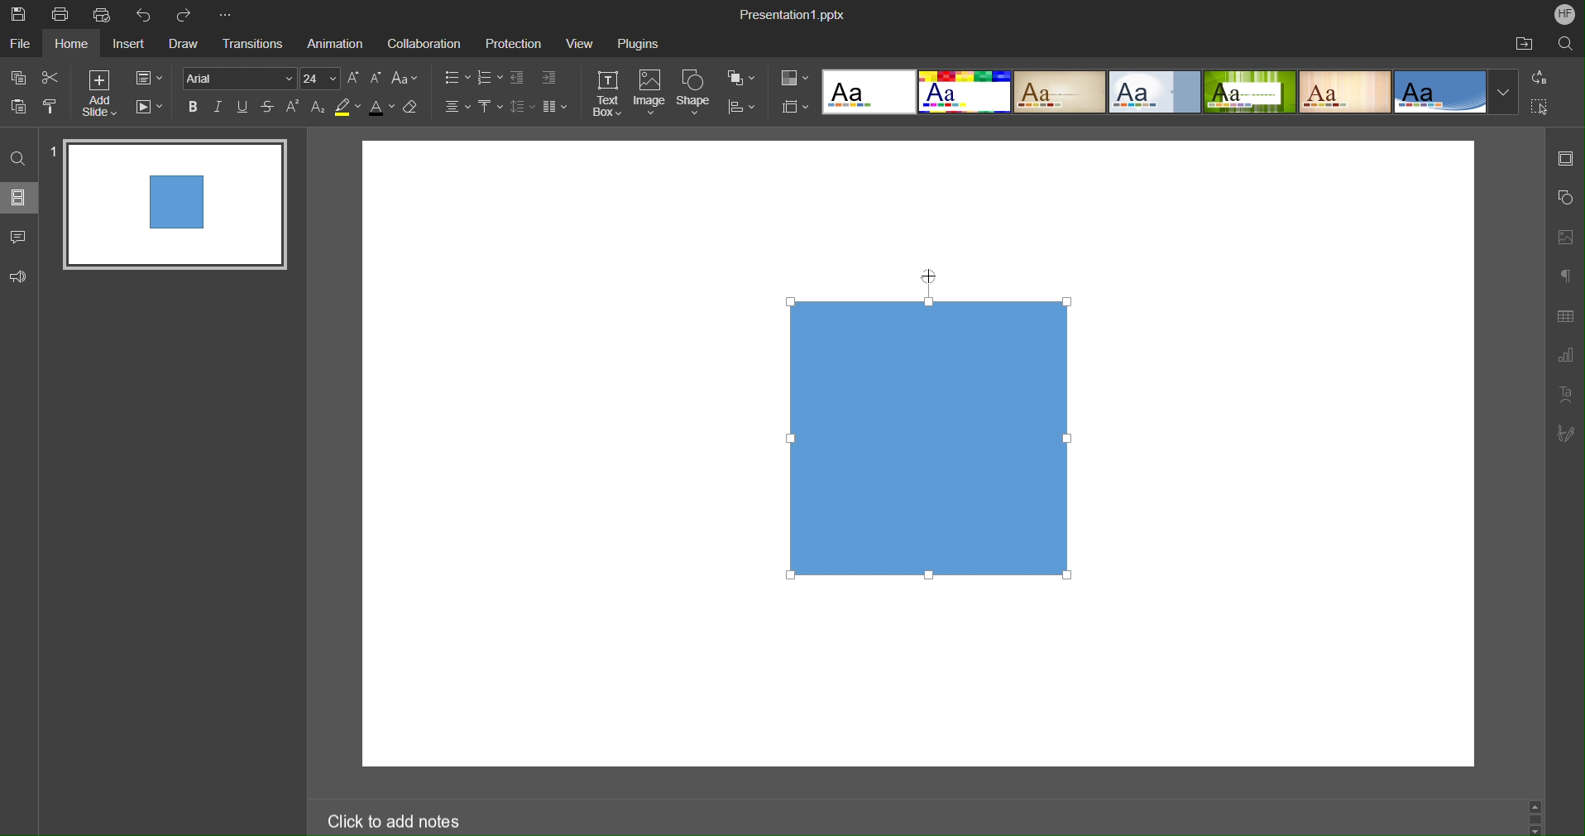 Image resolution: width=1585 pixels, height=836 pixels. What do you see at coordinates (18, 78) in the screenshot?
I see `Copy` at bounding box center [18, 78].